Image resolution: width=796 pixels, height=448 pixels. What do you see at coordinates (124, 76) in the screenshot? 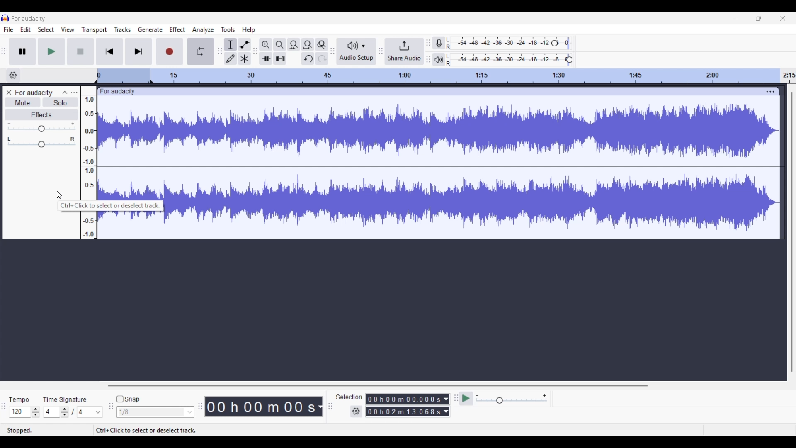
I see `Header space ` at bounding box center [124, 76].